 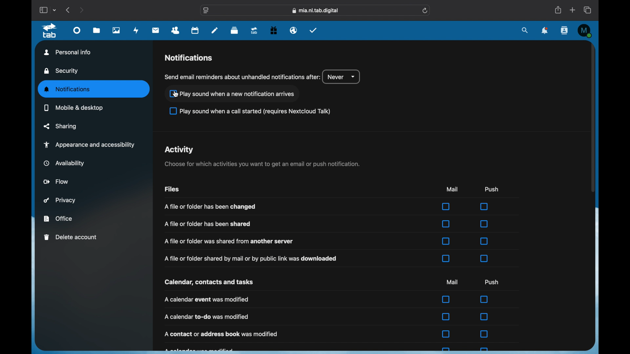 What do you see at coordinates (242, 77) in the screenshot?
I see `info` at bounding box center [242, 77].